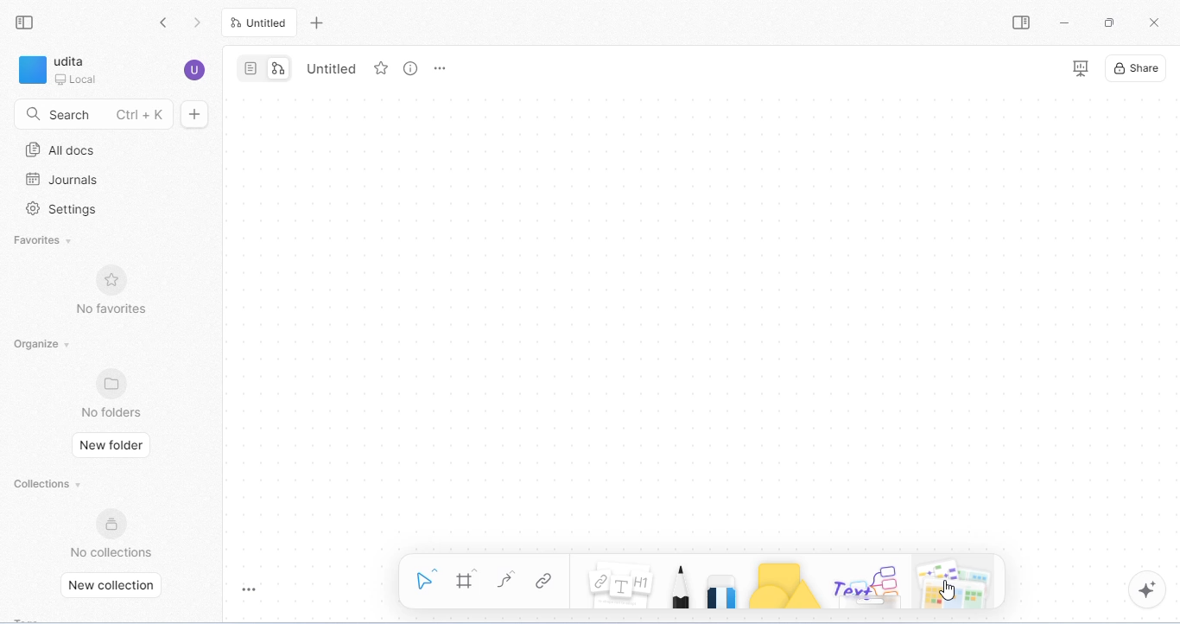 This screenshot has width=1180, height=624. What do you see at coordinates (61, 180) in the screenshot?
I see `journals` at bounding box center [61, 180].